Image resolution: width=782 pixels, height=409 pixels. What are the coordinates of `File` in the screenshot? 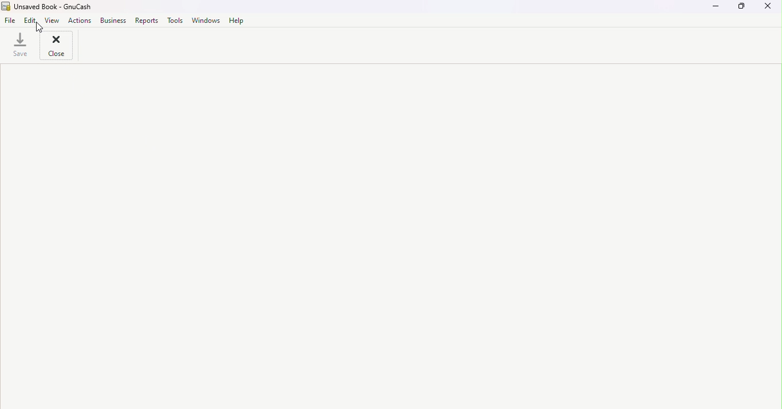 It's located at (10, 21).